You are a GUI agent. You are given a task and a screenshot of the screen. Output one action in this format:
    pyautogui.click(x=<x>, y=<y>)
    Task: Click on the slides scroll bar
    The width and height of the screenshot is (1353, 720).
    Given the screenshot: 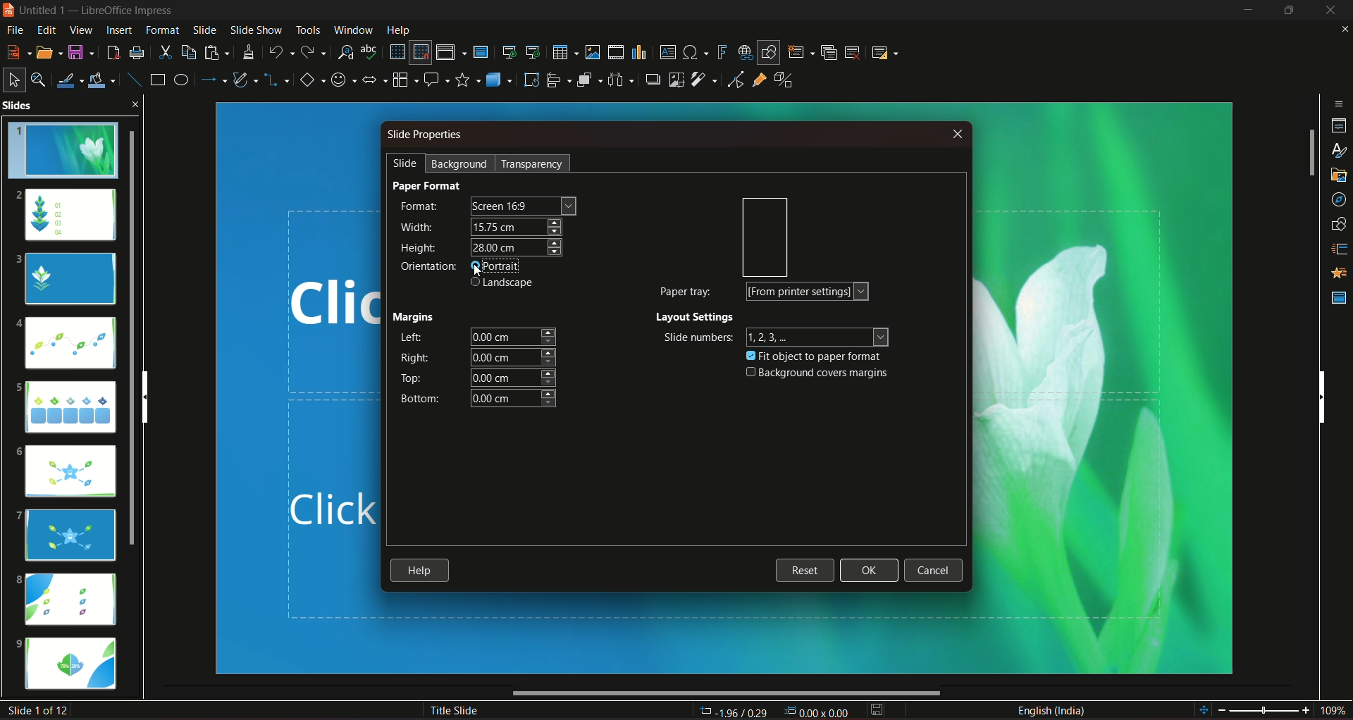 What is the action you would take?
    pyautogui.click(x=137, y=336)
    